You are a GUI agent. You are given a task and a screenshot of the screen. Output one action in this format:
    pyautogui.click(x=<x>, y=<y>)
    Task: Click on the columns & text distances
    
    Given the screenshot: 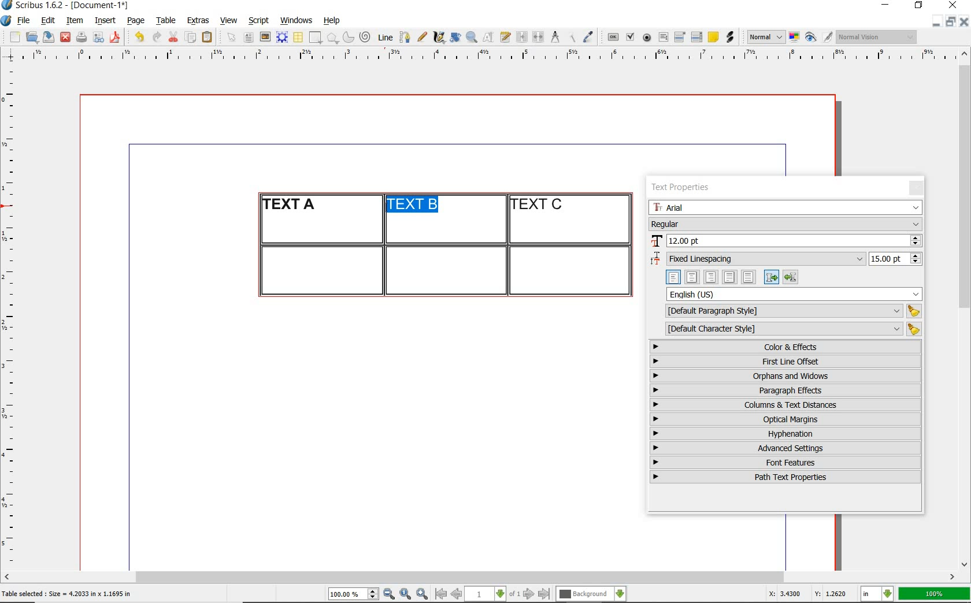 What is the action you would take?
    pyautogui.click(x=788, y=405)
    